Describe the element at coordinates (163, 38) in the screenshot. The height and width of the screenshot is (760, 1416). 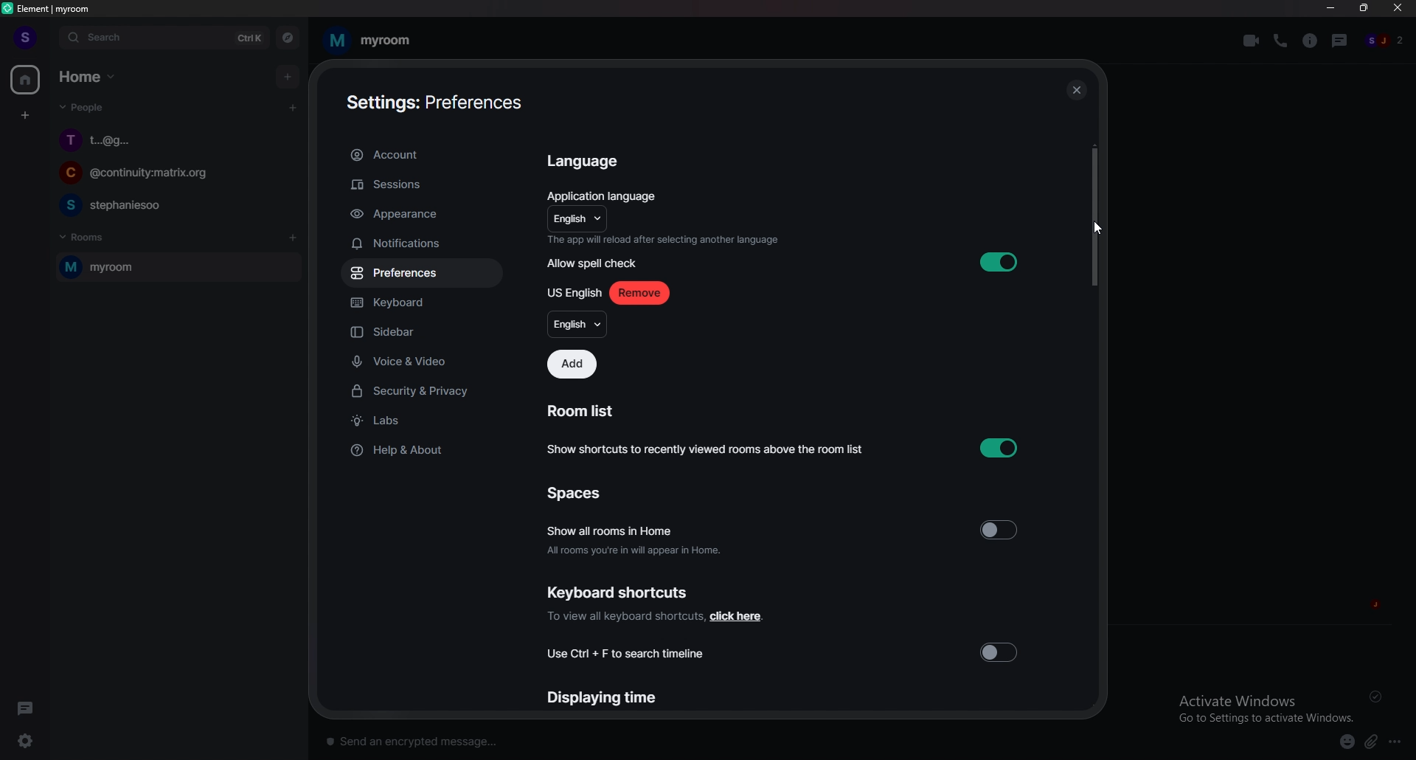
I see `search` at that location.